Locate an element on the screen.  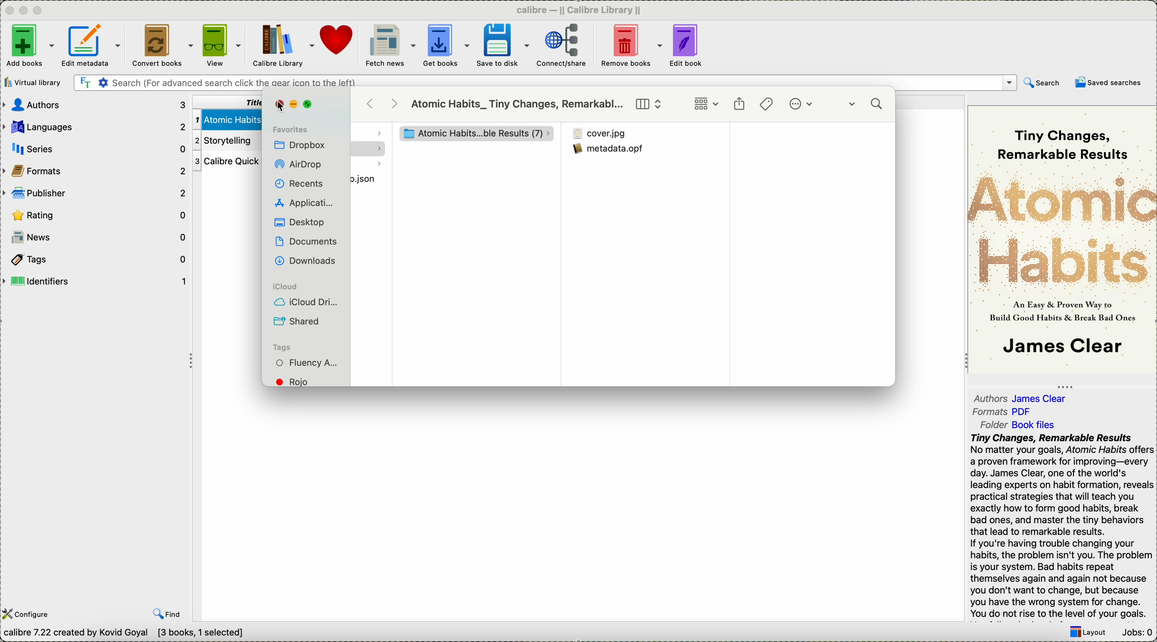
tags is located at coordinates (767, 104).